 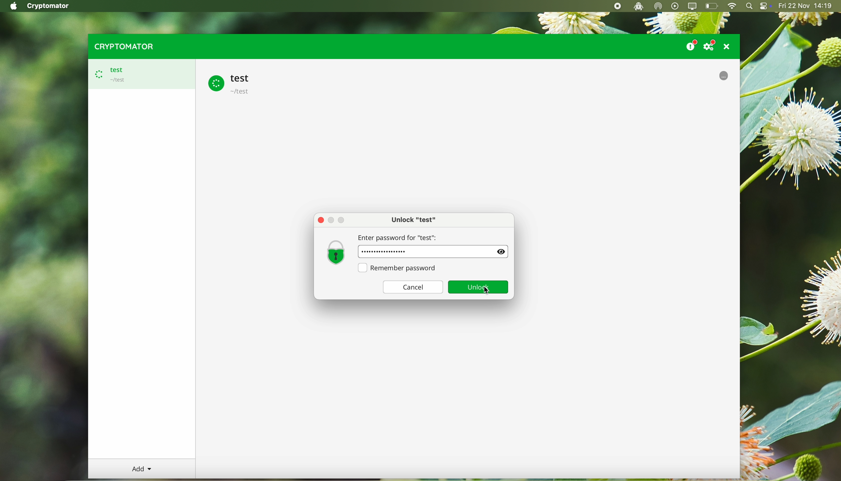 What do you see at coordinates (675, 6) in the screenshot?
I see `play` at bounding box center [675, 6].